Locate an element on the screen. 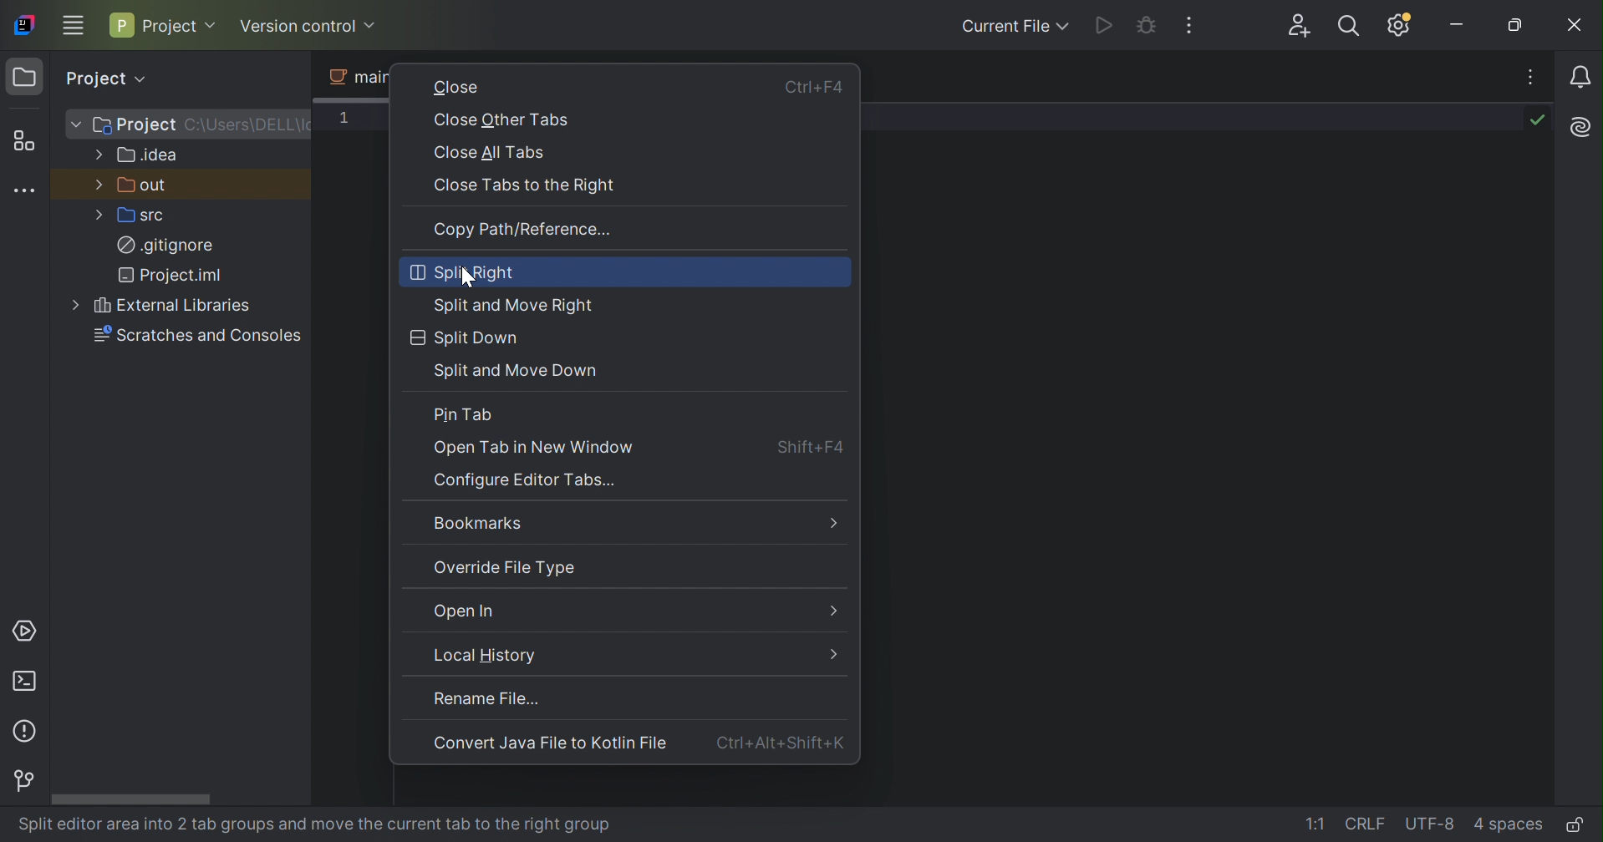 This screenshot has height=842, width=1603. Make file read-only is located at coordinates (1576, 823).